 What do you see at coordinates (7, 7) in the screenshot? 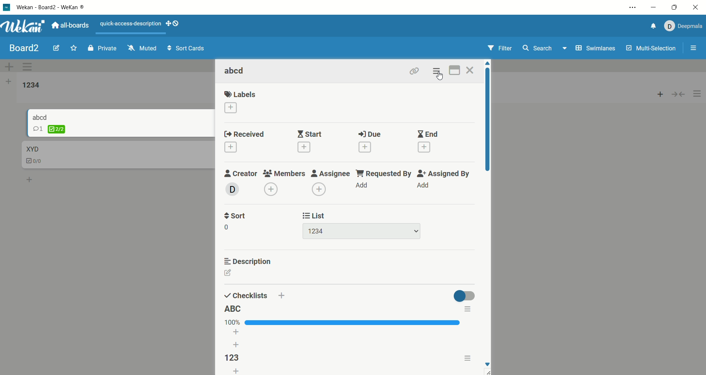
I see `logo` at bounding box center [7, 7].